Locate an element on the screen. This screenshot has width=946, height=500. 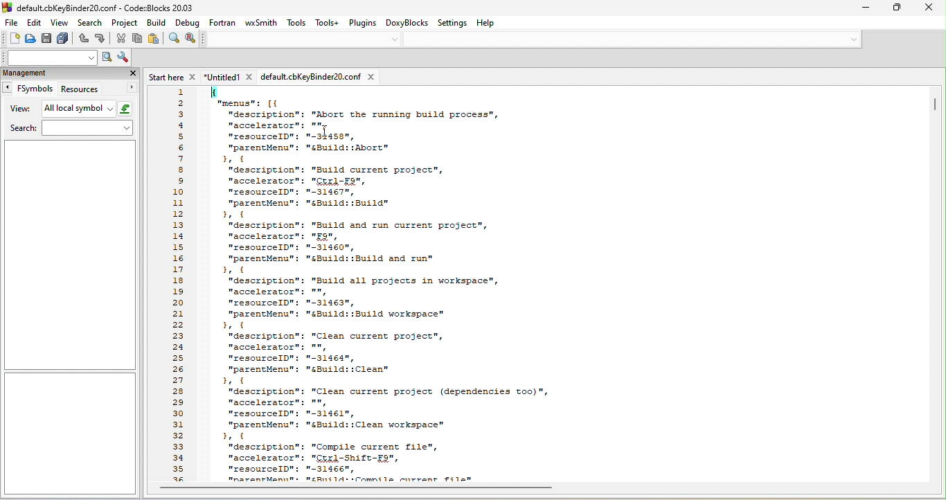
tools is located at coordinates (295, 23).